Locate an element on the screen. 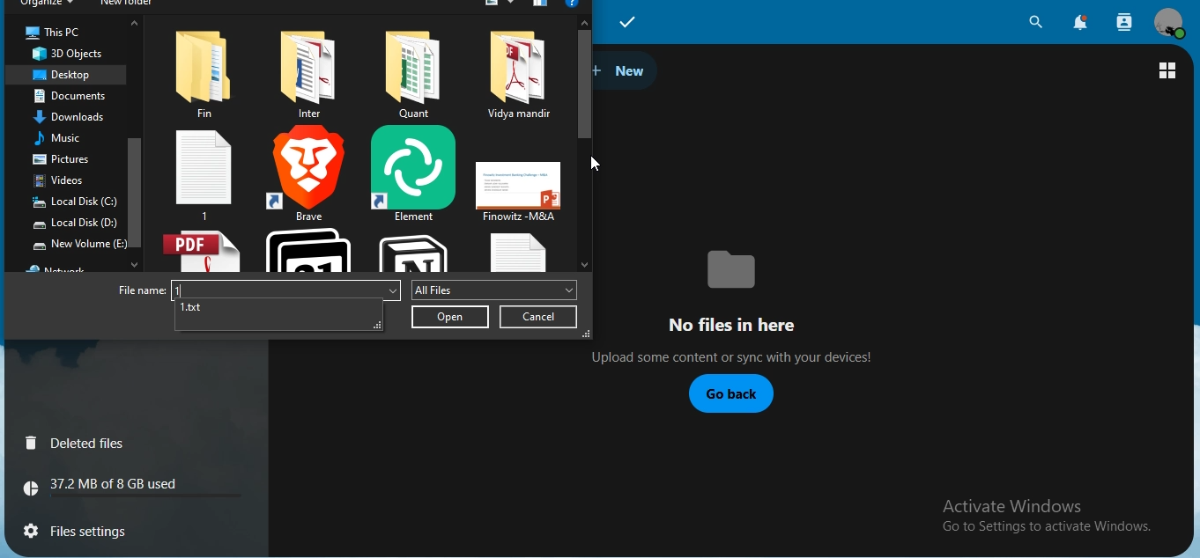  new volume E is located at coordinates (78, 243).